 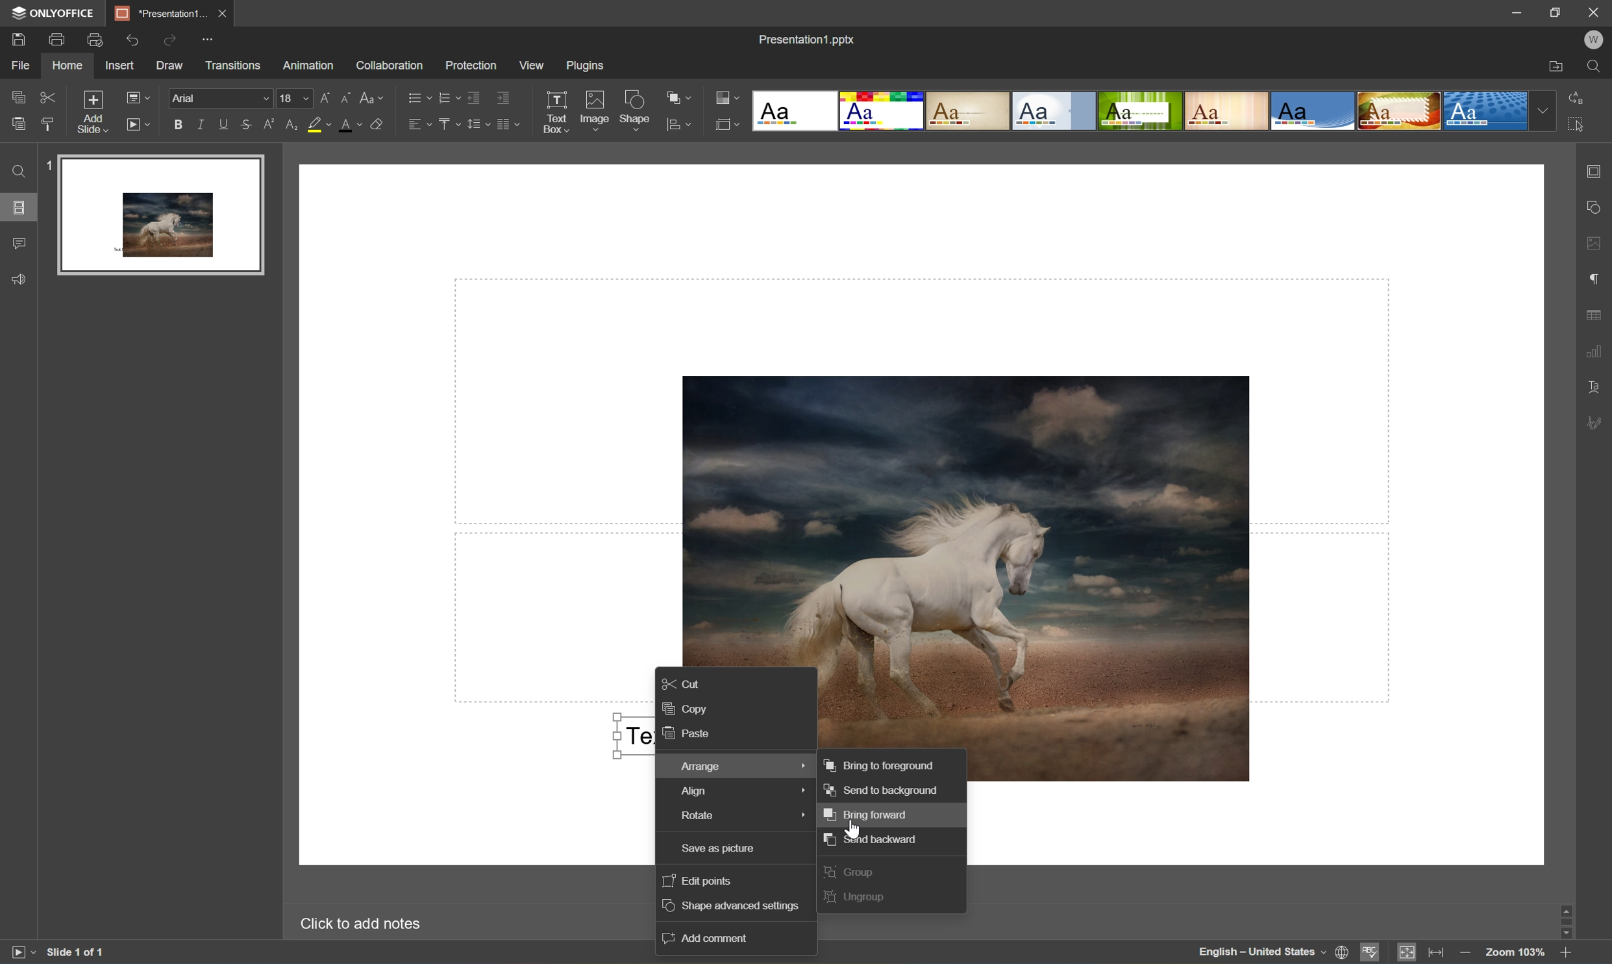 I want to click on Paragraph settings, so click(x=1598, y=277).